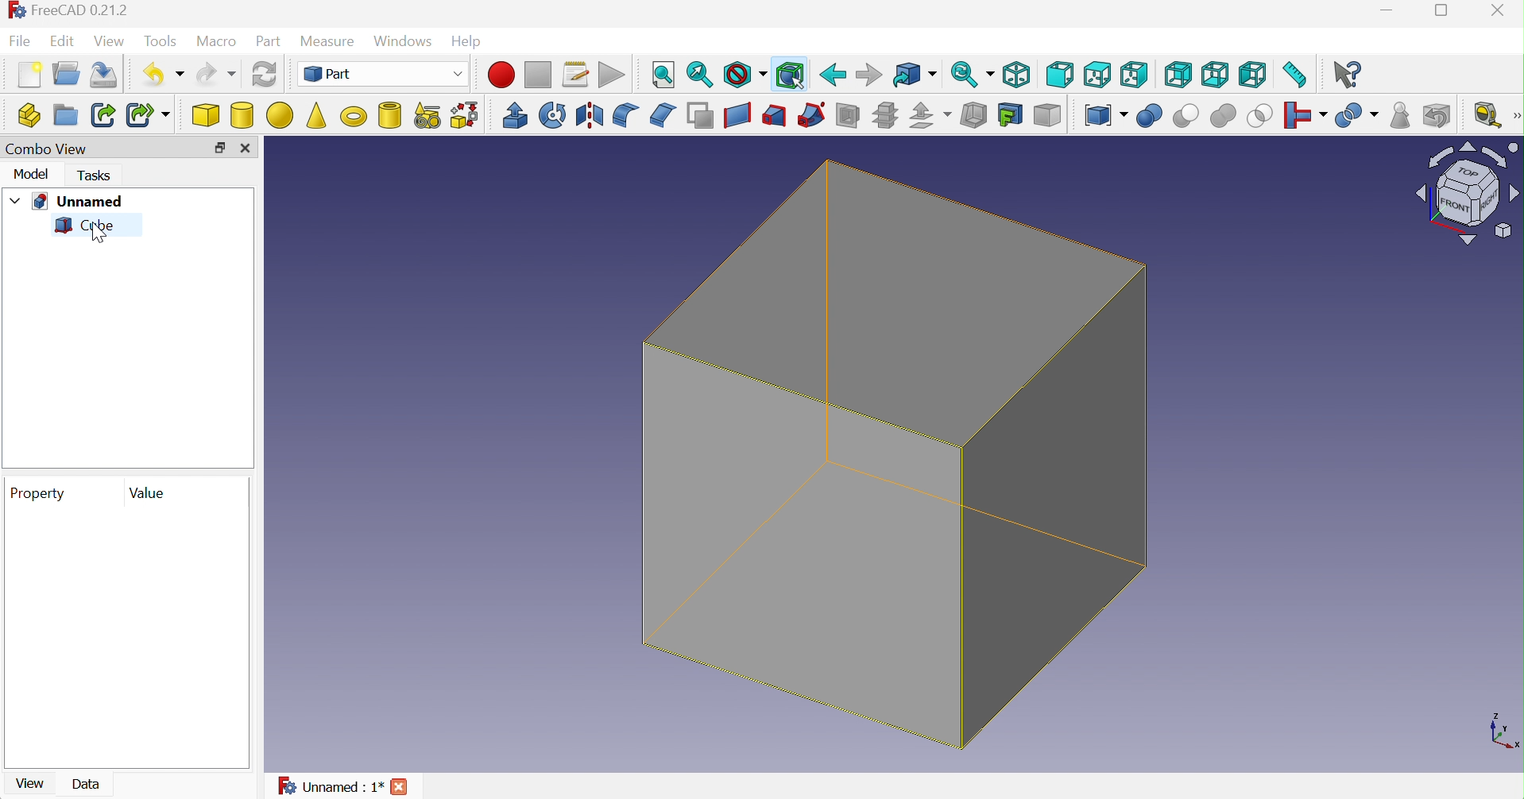 The image size is (1524, 799). Describe the element at coordinates (1223, 115) in the screenshot. I see `Union ` at that location.